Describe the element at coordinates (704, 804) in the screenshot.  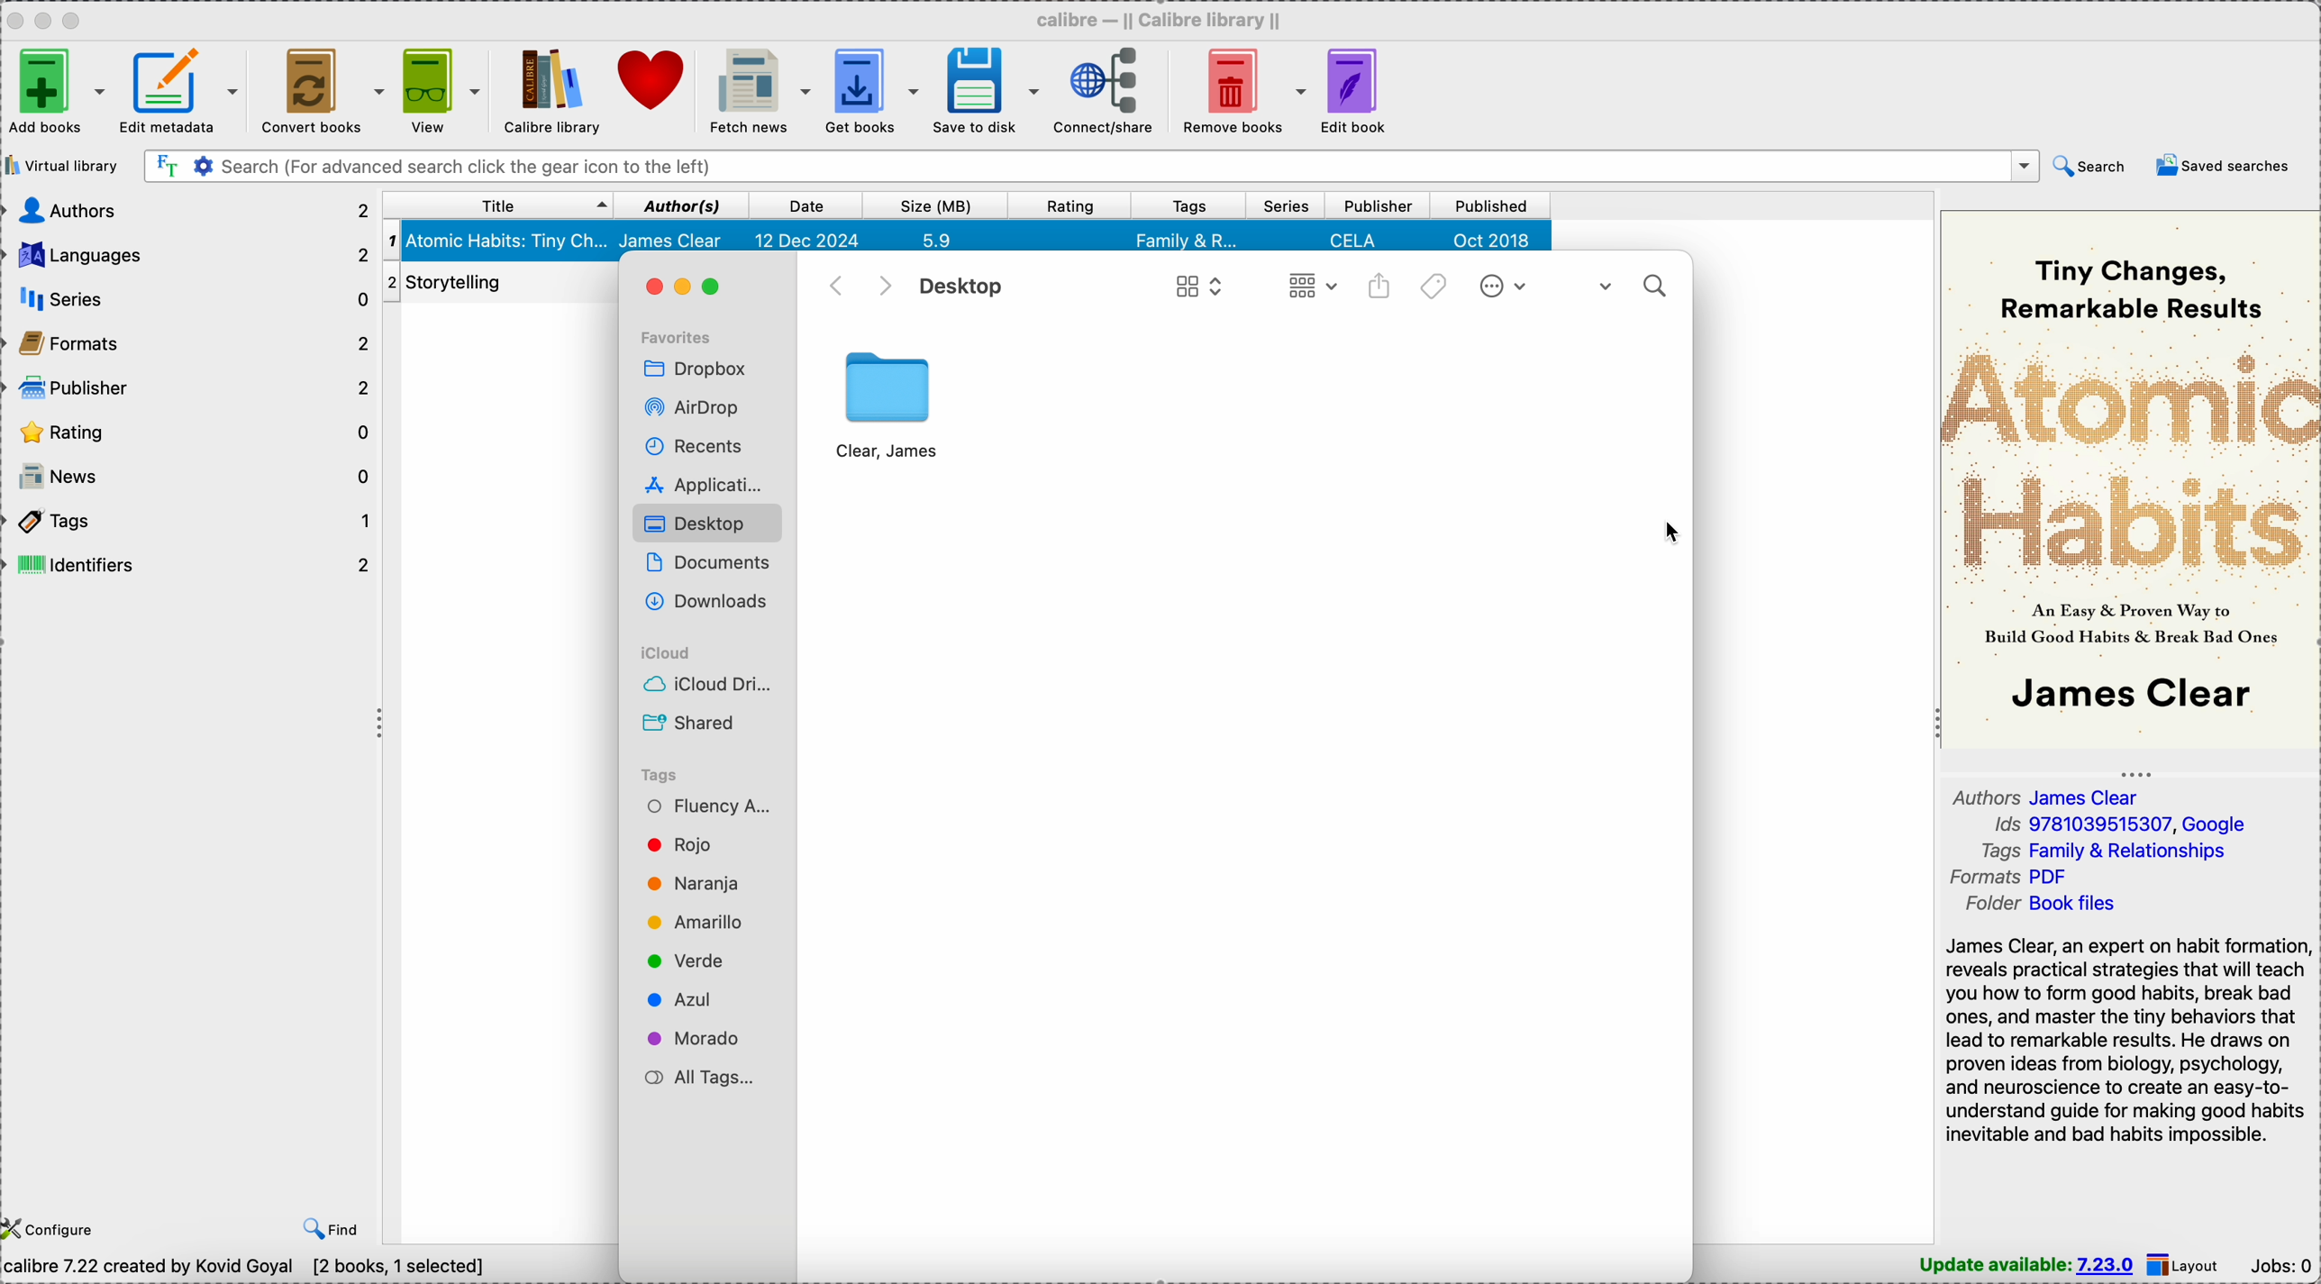
I see `Fluency Academy tag` at that location.